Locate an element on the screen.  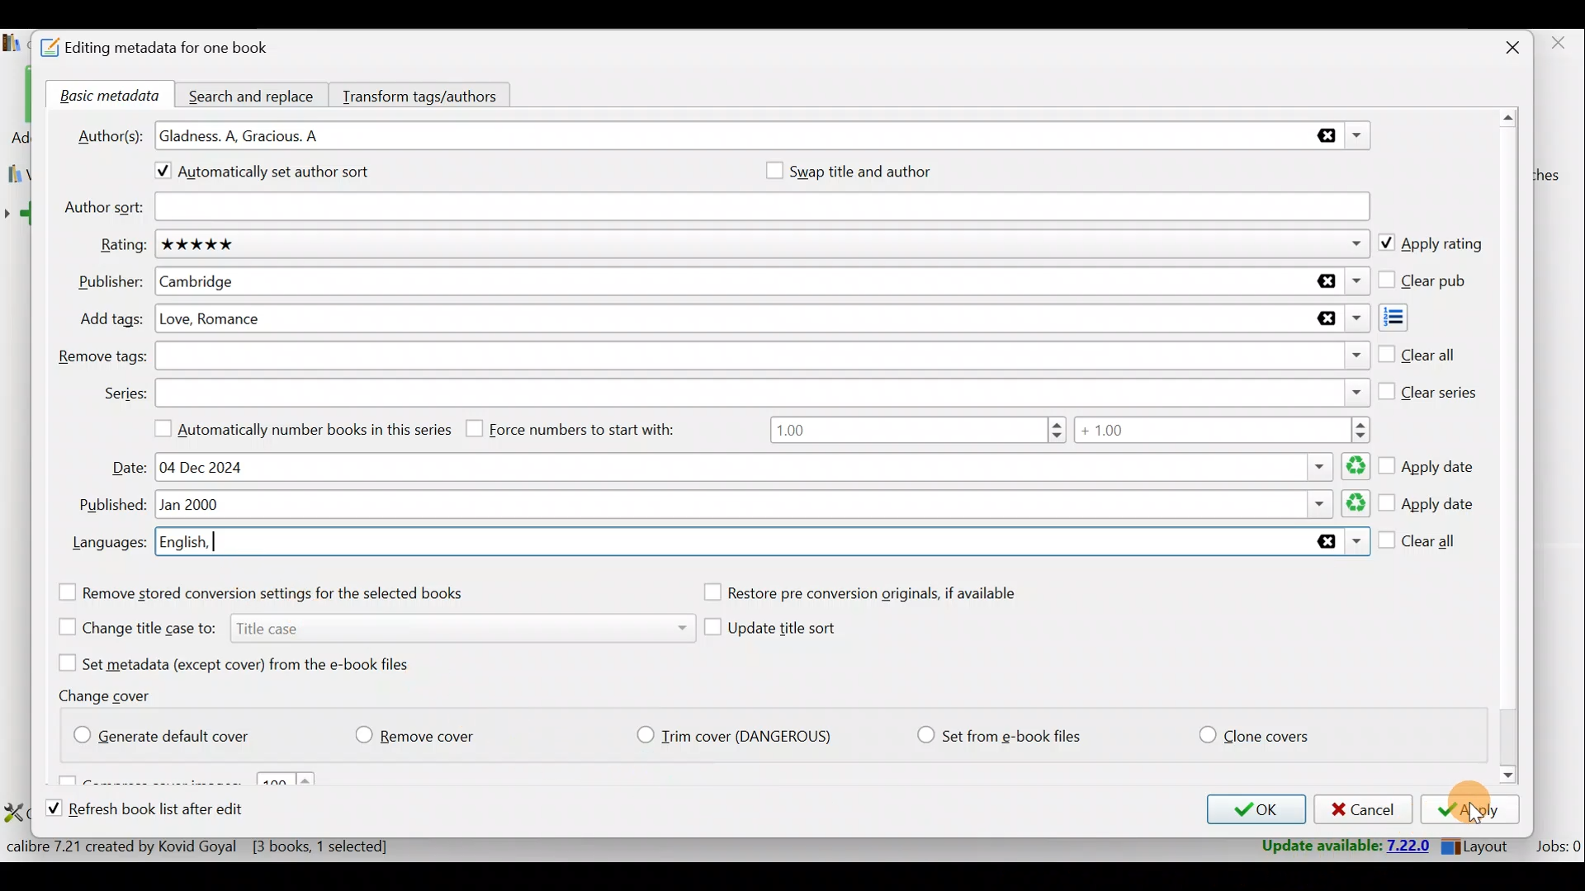
Transform tags/authors is located at coordinates (427, 94).